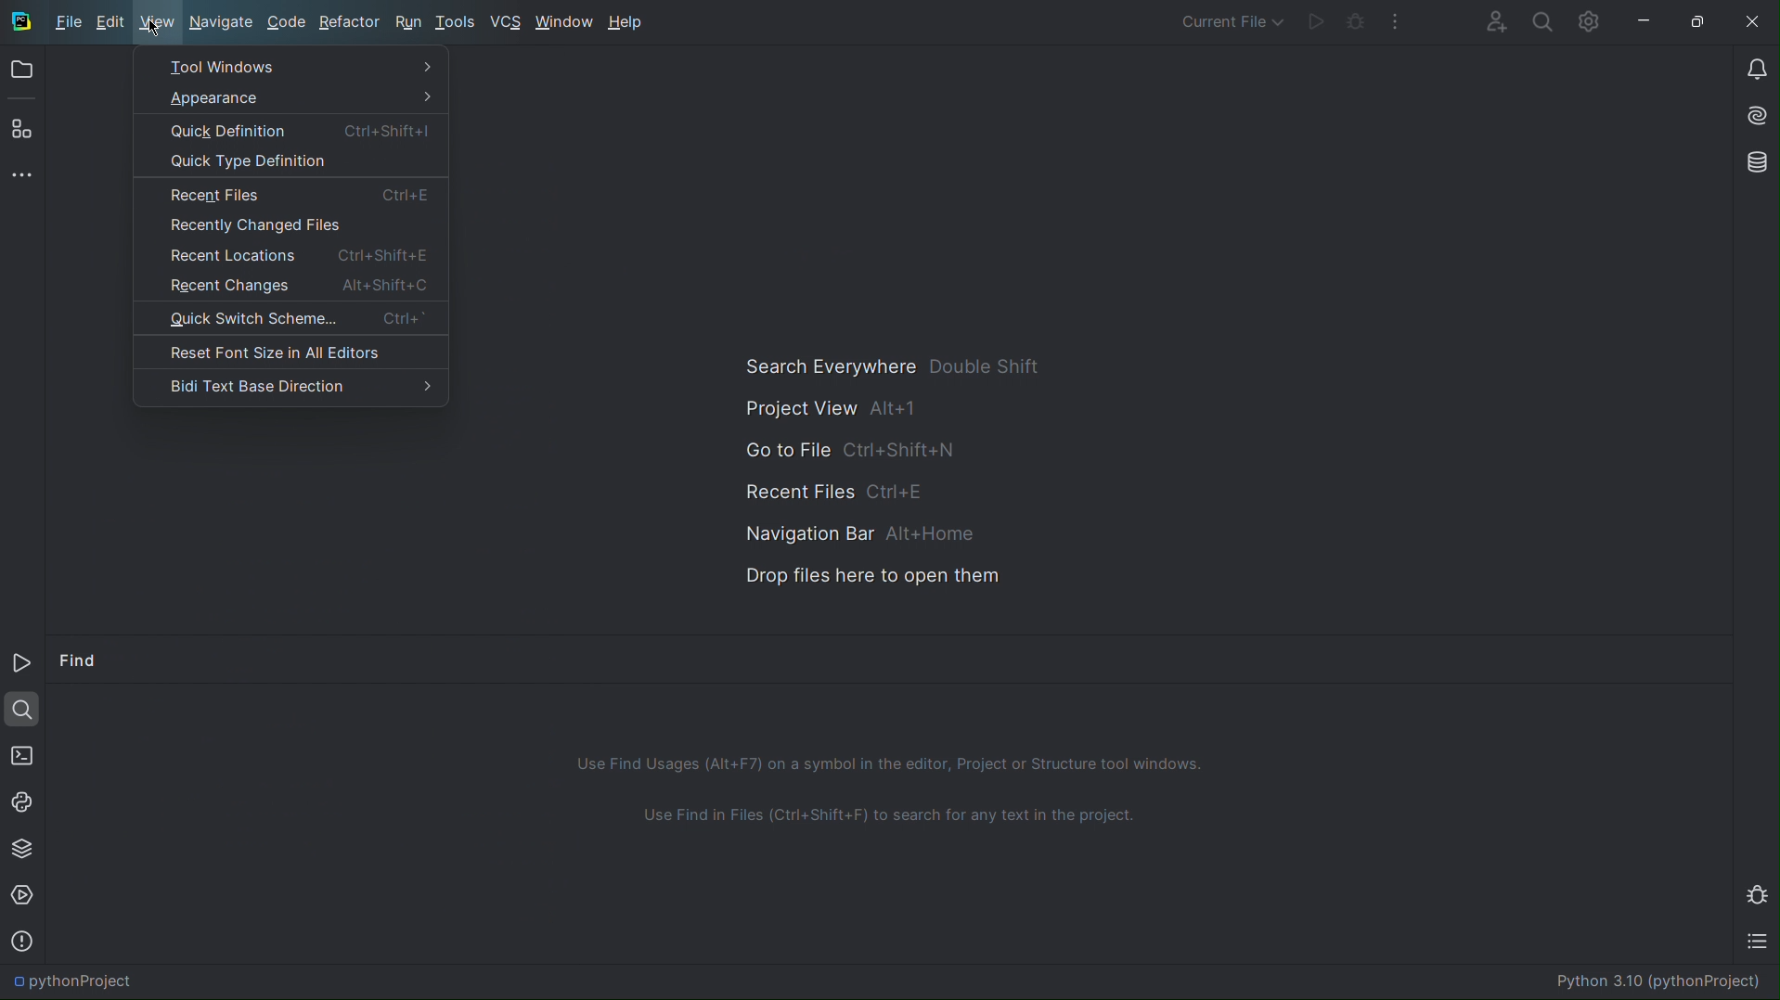 The height and width of the screenshot is (1000, 1780). What do you see at coordinates (1700, 23) in the screenshot?
I see `Maximize` at bounding box center [1700, 23].